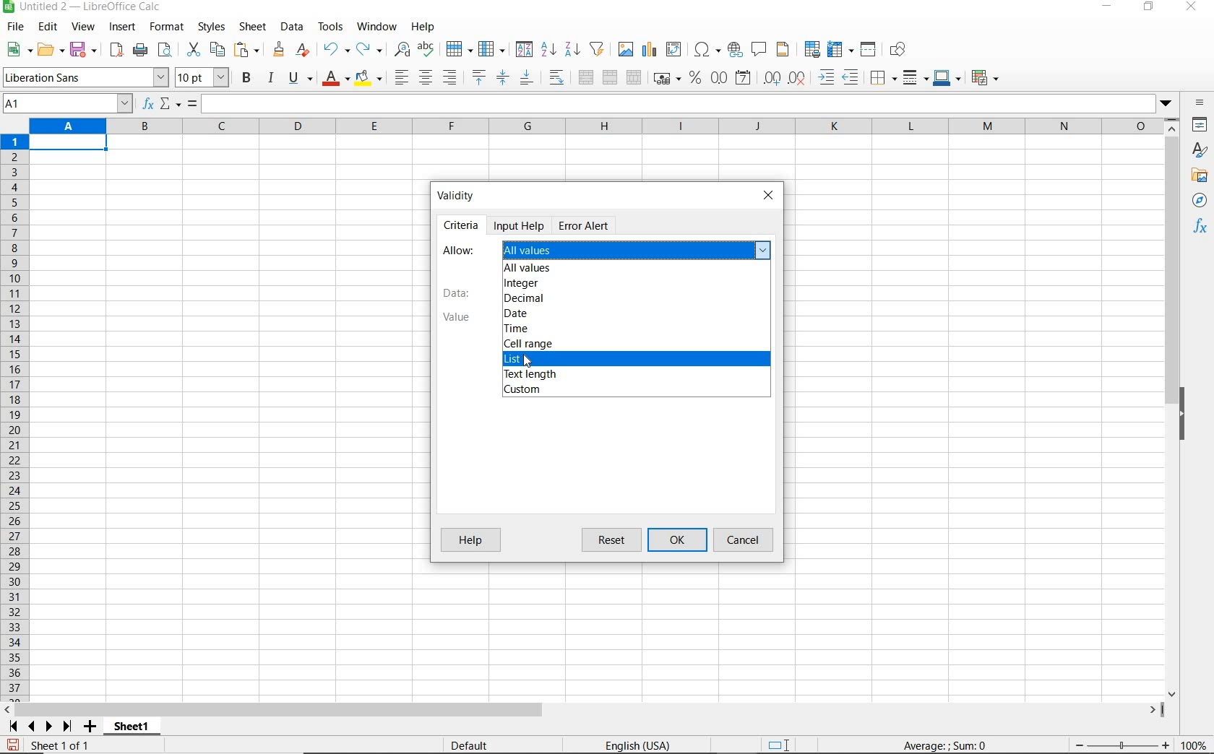  Describe the element at coordinates (332, 27) in the screenshot. I see `tools` at that location.